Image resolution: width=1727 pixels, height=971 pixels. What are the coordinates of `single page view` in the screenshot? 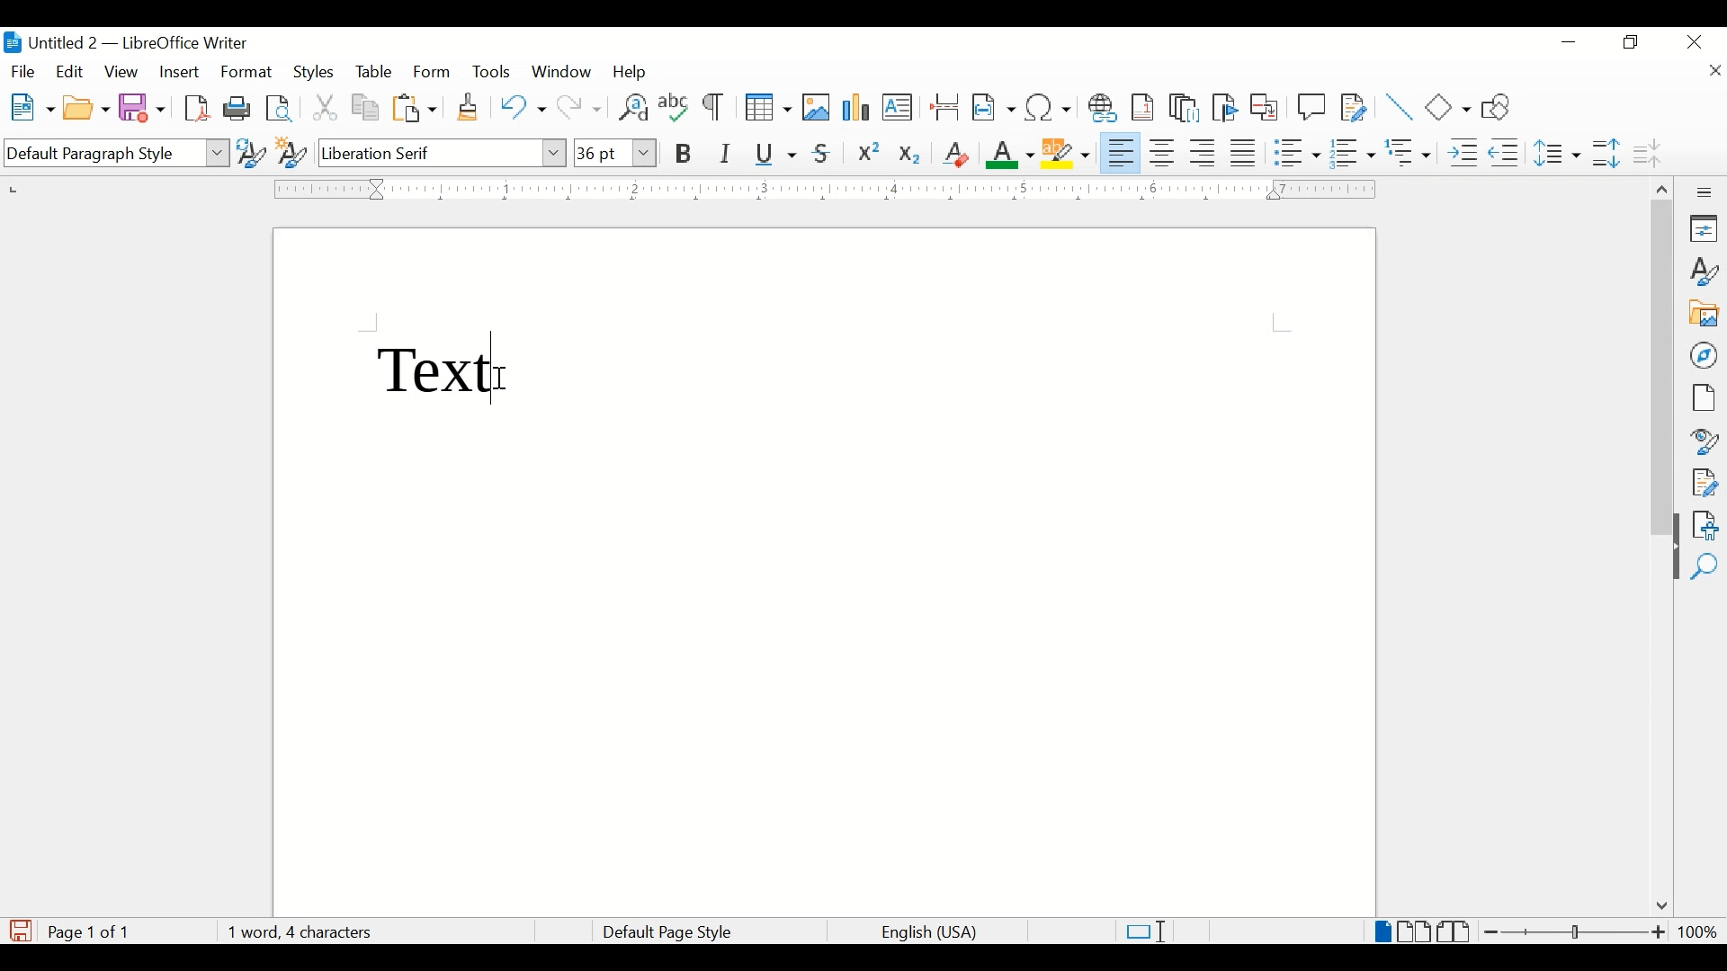 It's located at (1383, 931).